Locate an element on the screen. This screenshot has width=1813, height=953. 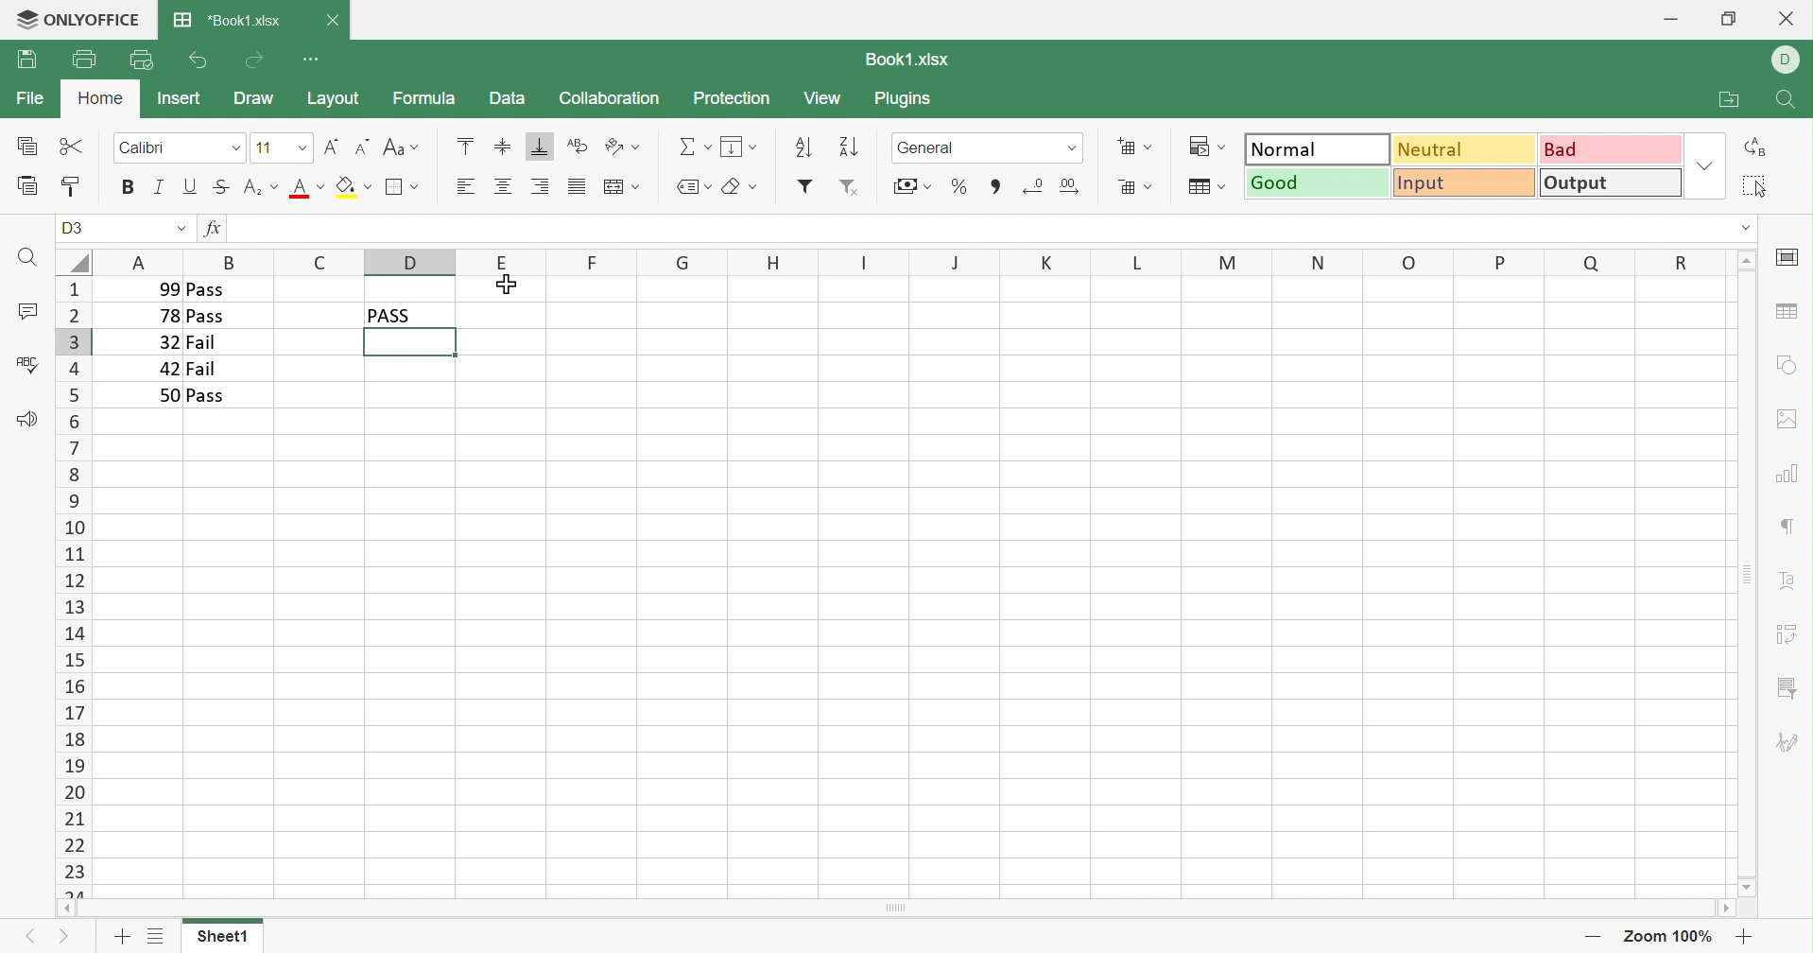
Quick print is located at coordinates (142, 62).